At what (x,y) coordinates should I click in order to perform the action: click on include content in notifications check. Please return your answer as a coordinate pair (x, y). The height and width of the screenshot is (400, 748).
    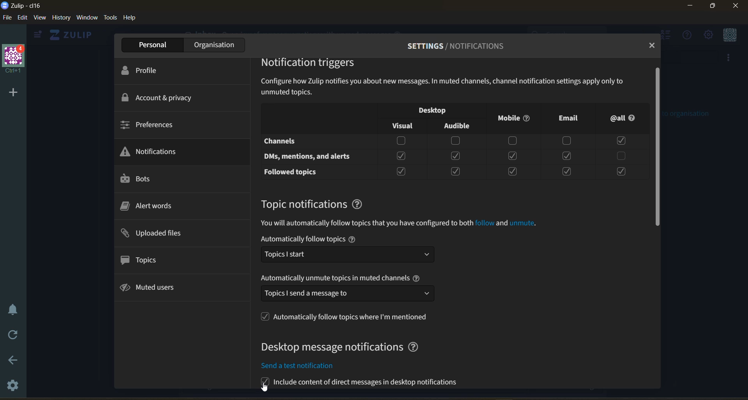
    Looking at the image, I should click on (355, 365).